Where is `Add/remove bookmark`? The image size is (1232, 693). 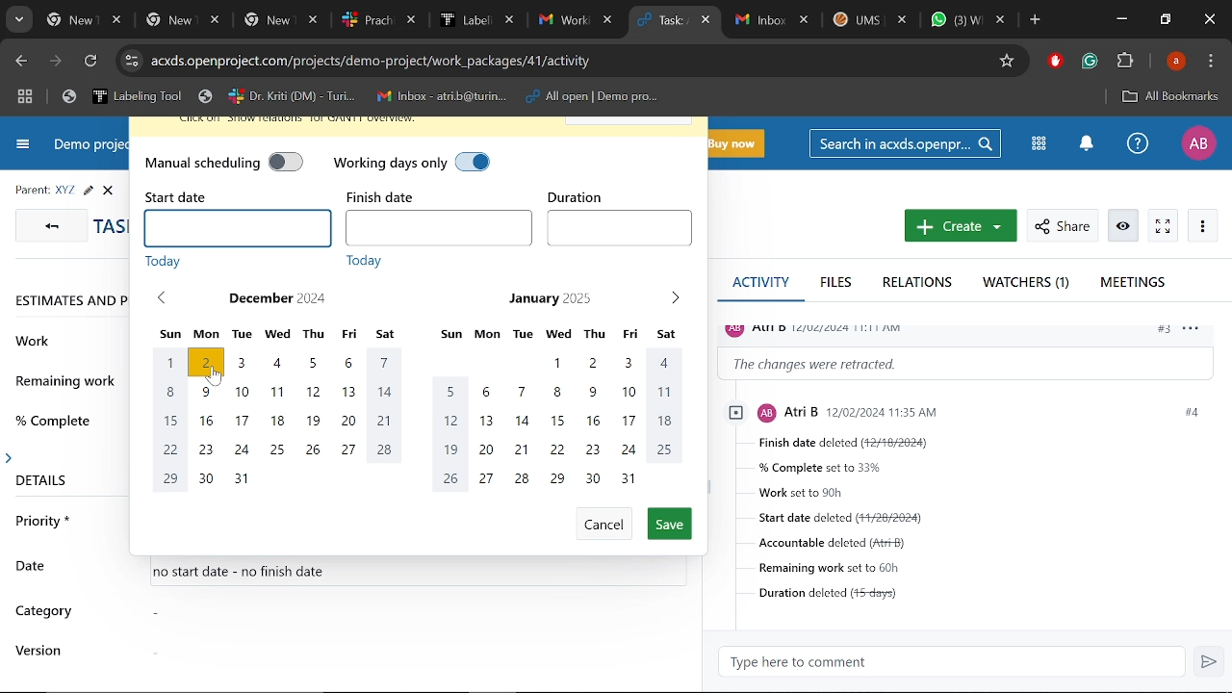
Add/remove bookmark is located at coordinates (1006, 62).